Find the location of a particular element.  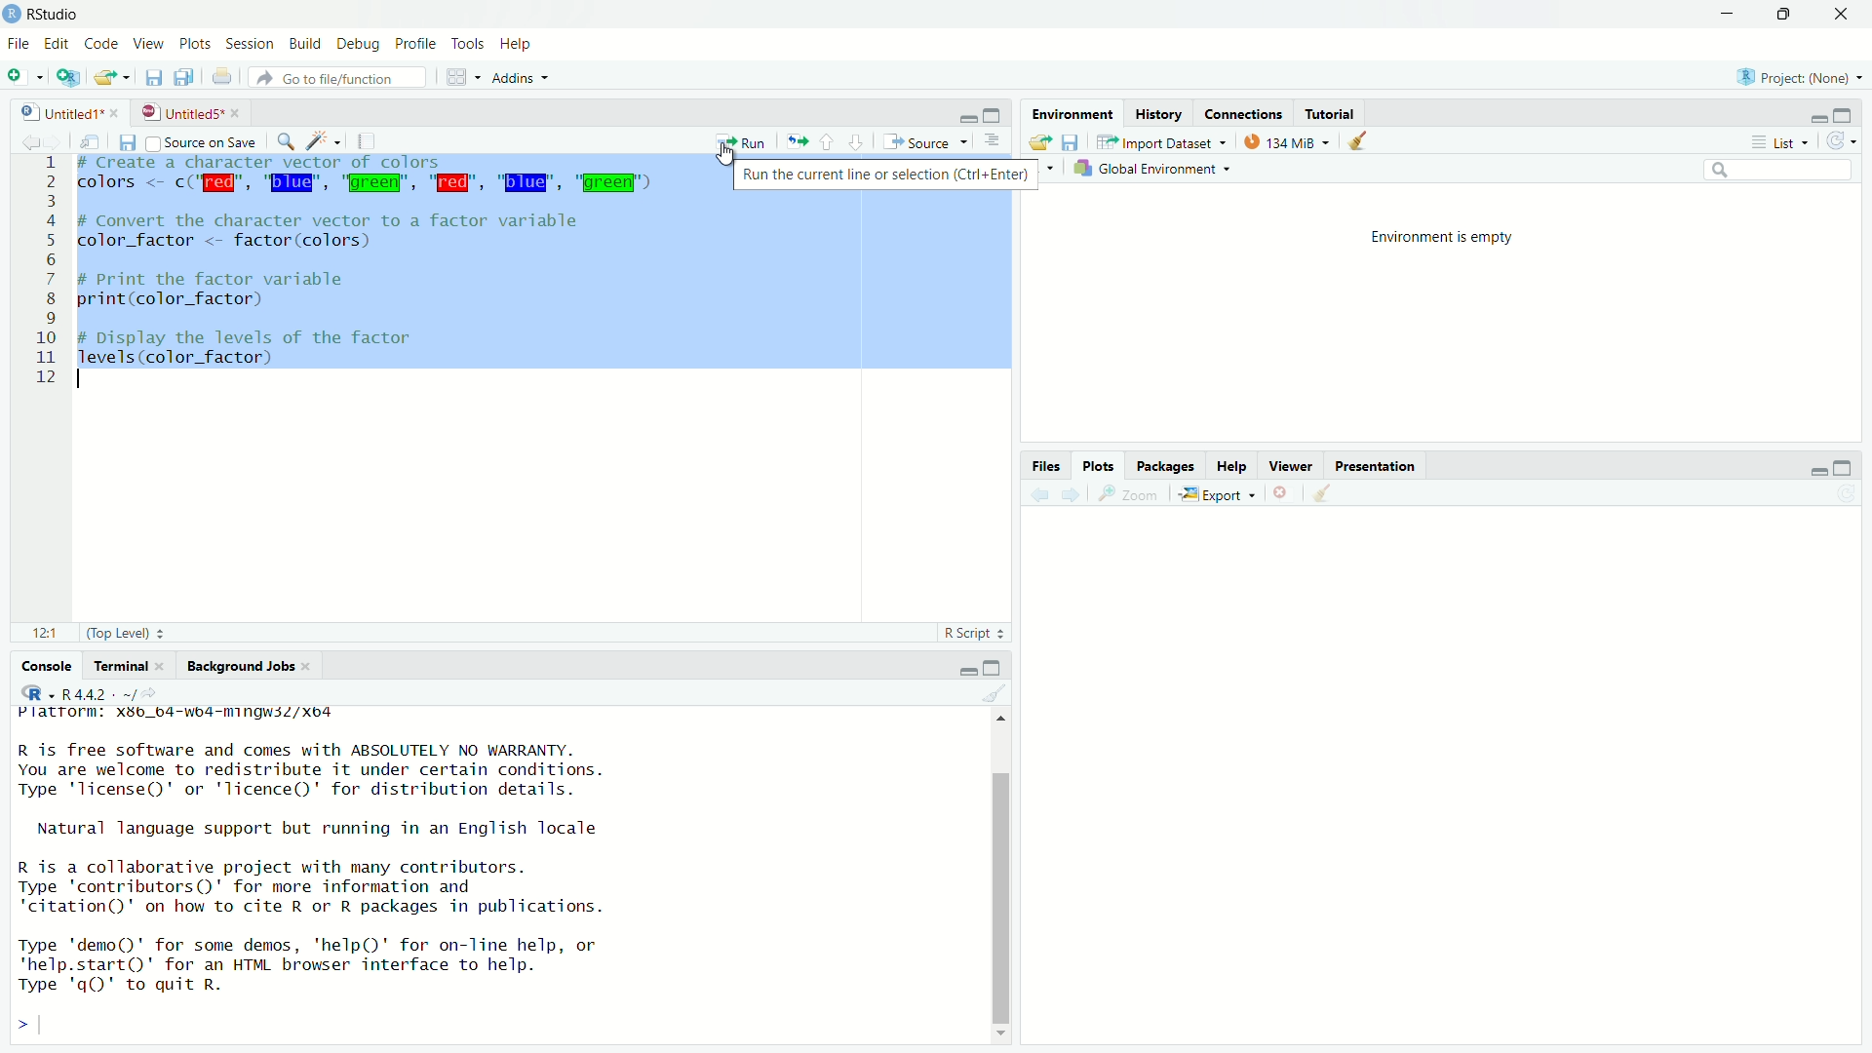

save current document is located at coordinates (127, 142).